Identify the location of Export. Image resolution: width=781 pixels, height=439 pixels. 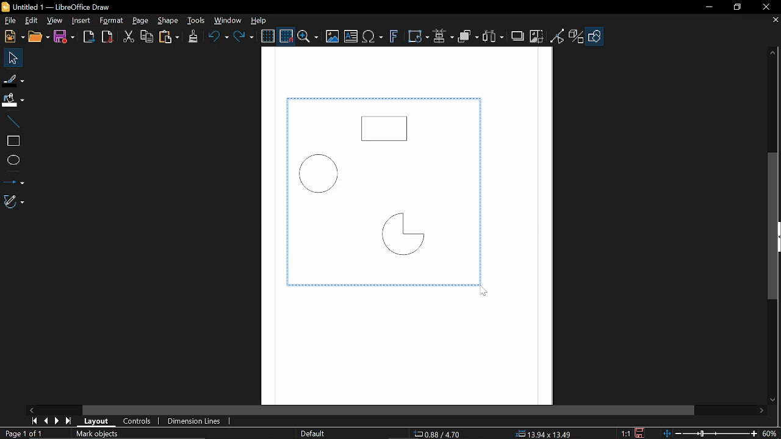
(89, 36).